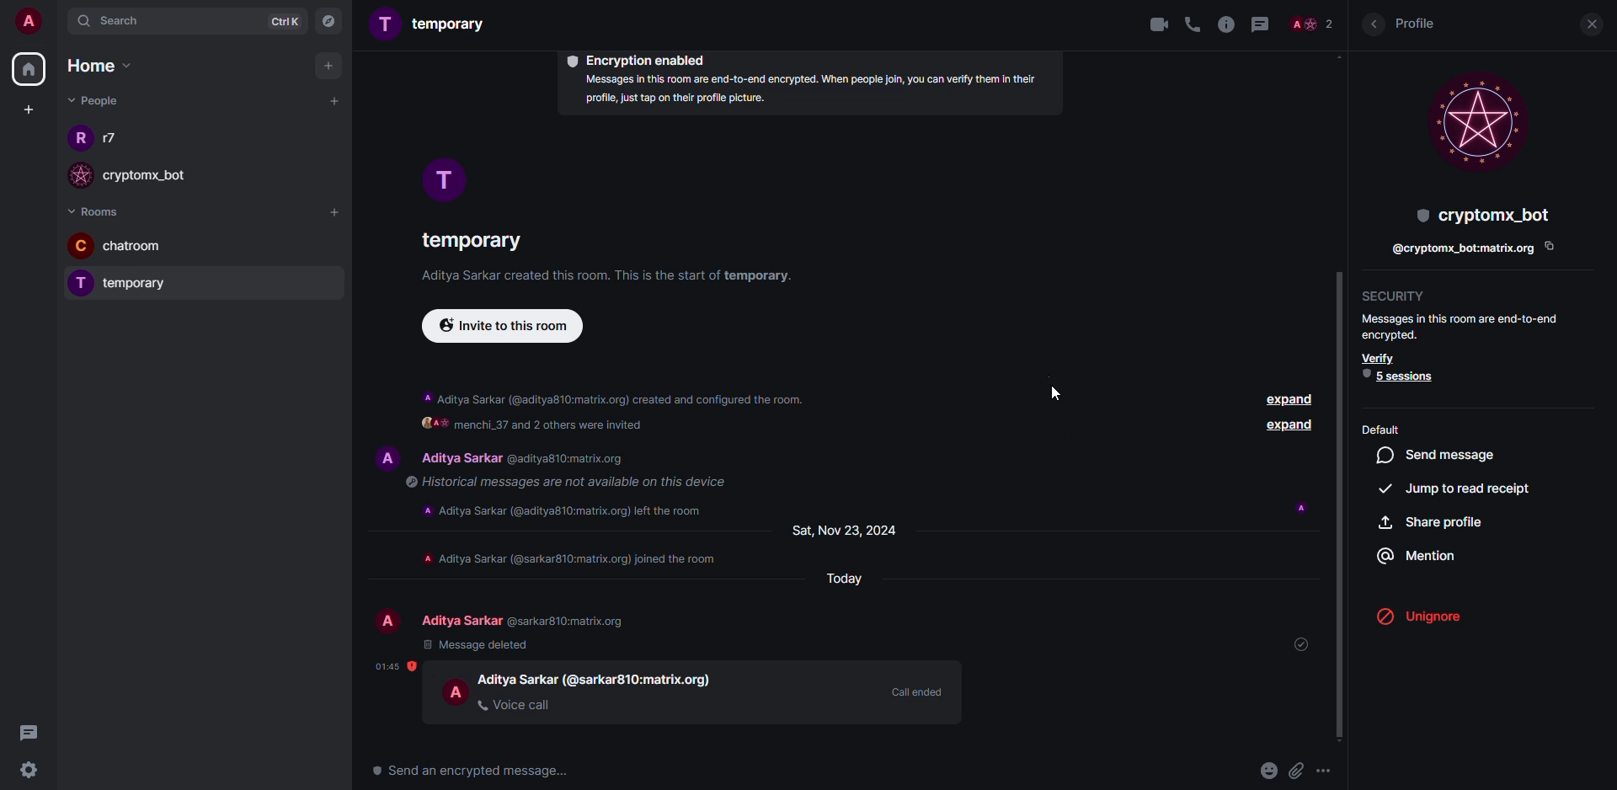 The width and height of the screenshot is (1617, 790). Describe the element at coordinates (1290, 426) in the screenshot. I see `expand` at that location.